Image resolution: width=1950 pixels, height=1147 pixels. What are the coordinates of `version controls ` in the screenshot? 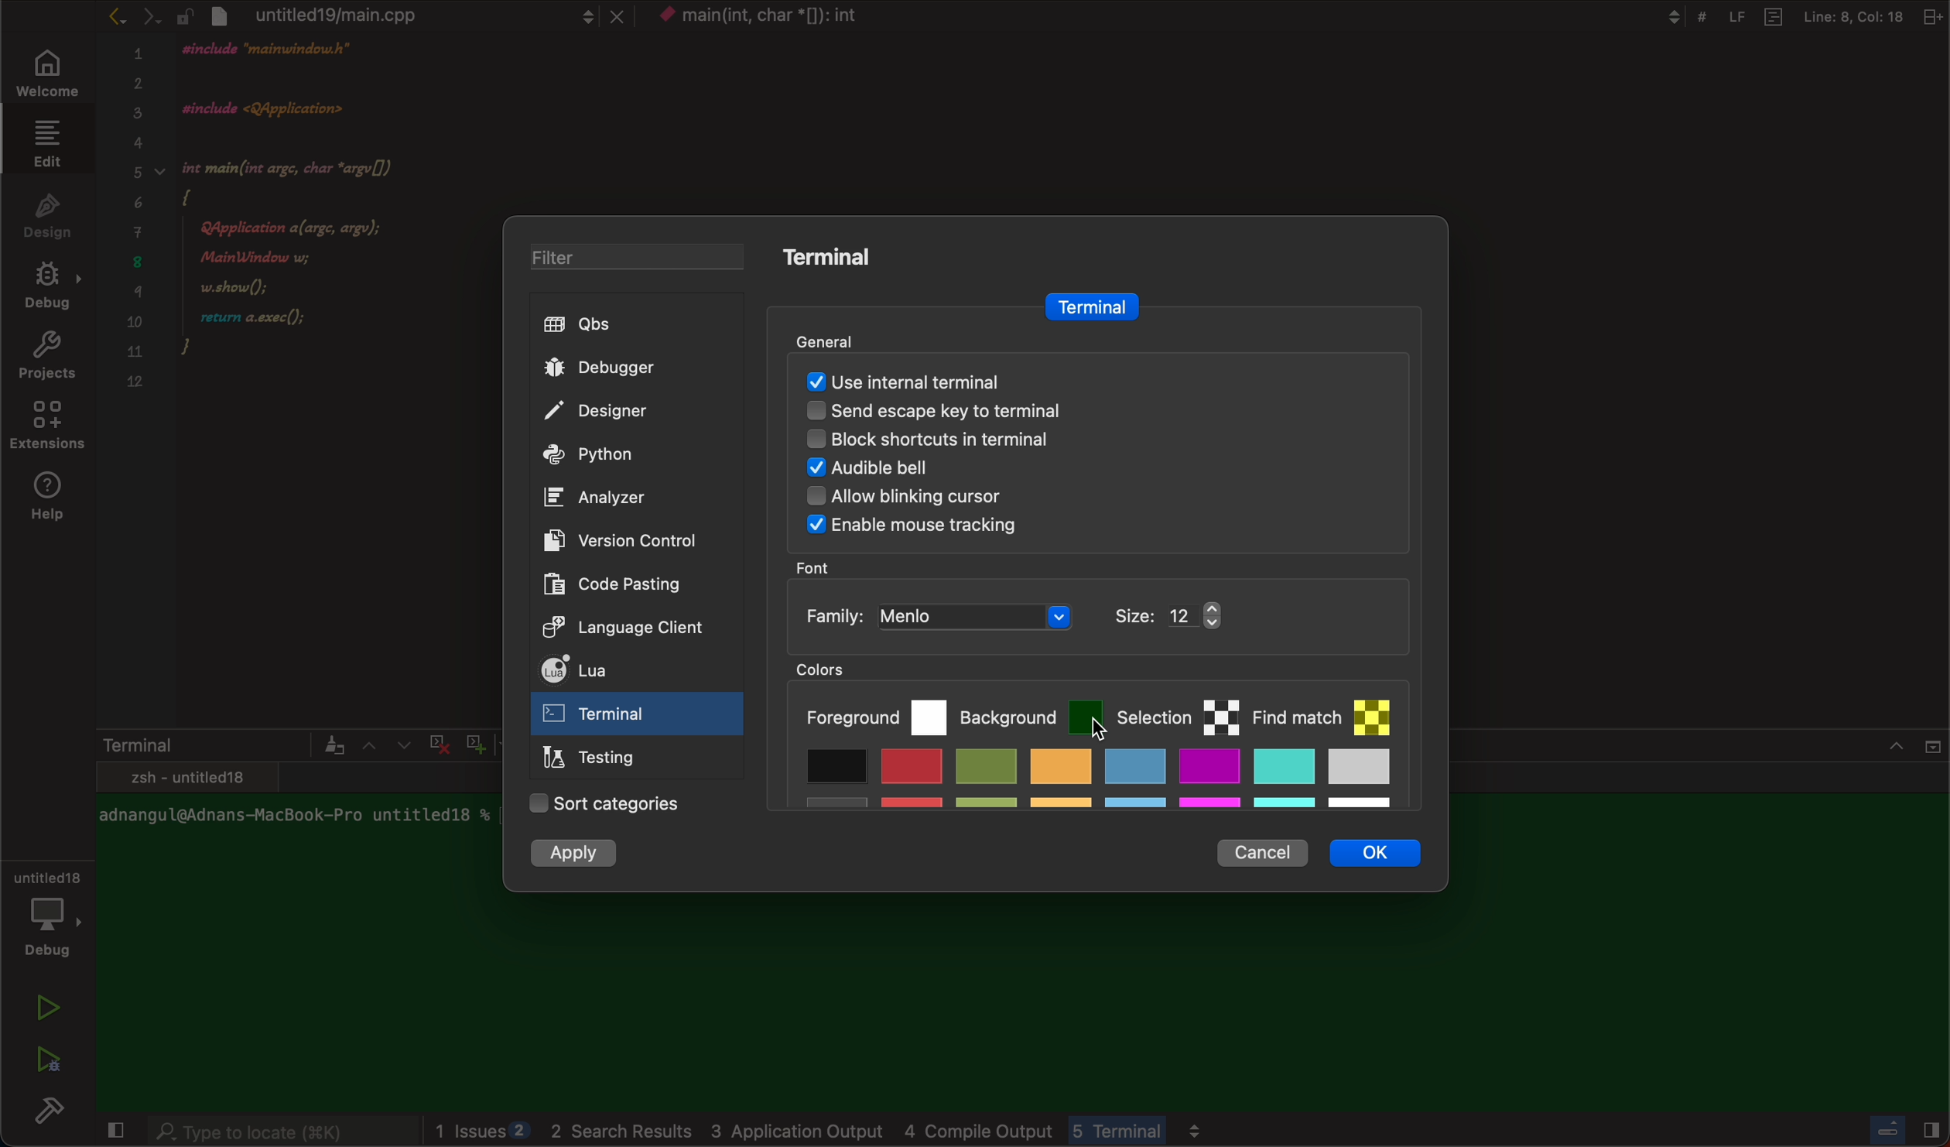 It's located at (614, 539).